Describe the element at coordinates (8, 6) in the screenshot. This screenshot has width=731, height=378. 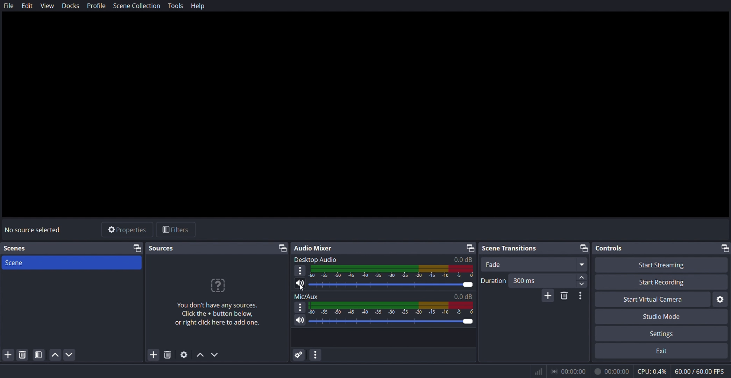
I see `file` at that location.